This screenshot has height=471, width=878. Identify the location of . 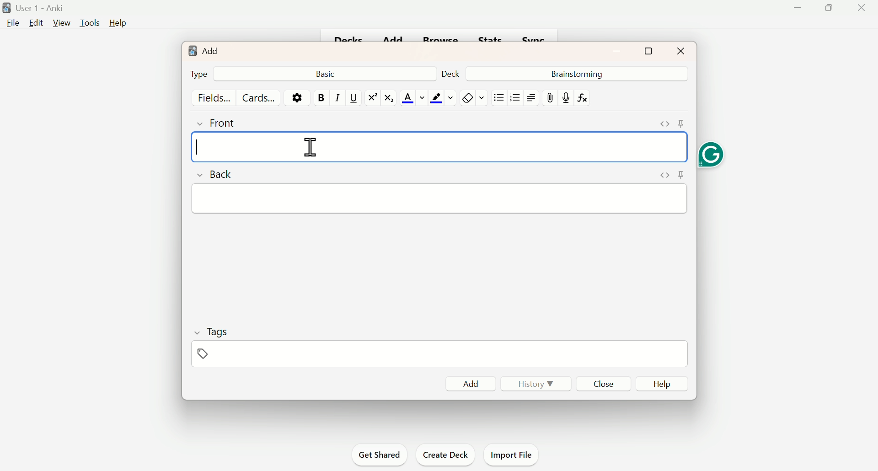
(483, 97).